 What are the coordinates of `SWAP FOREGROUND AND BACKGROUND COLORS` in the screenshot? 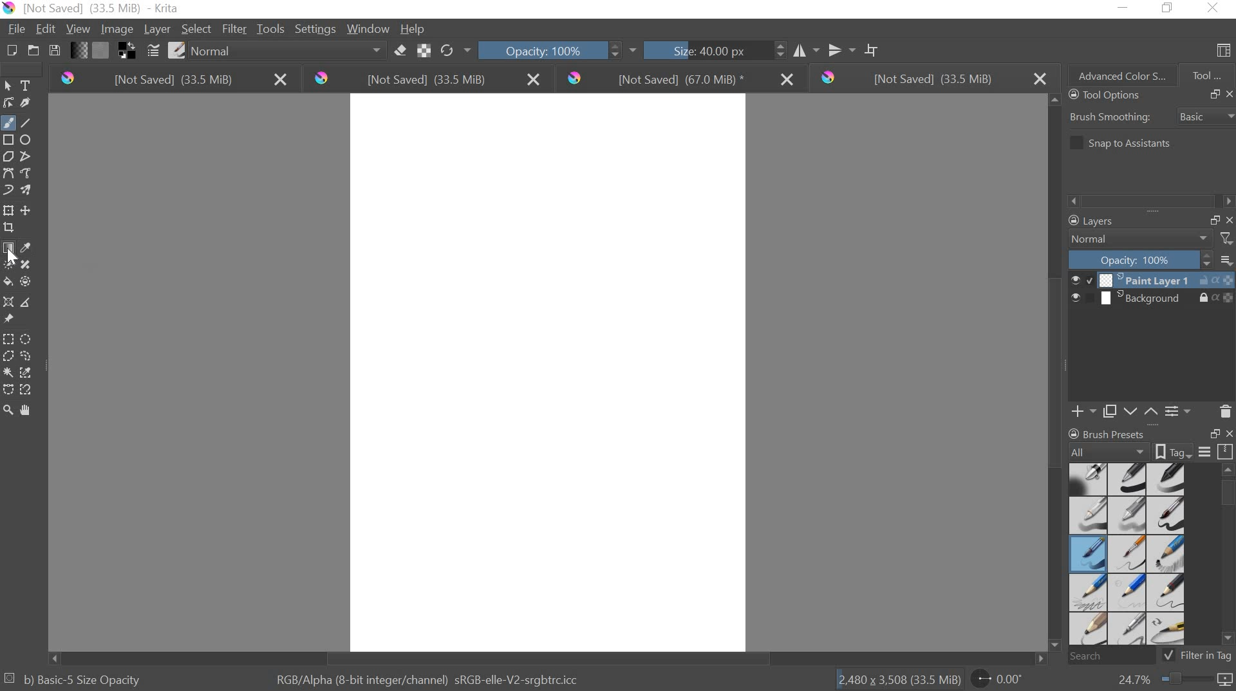 It's located at (126, 51).